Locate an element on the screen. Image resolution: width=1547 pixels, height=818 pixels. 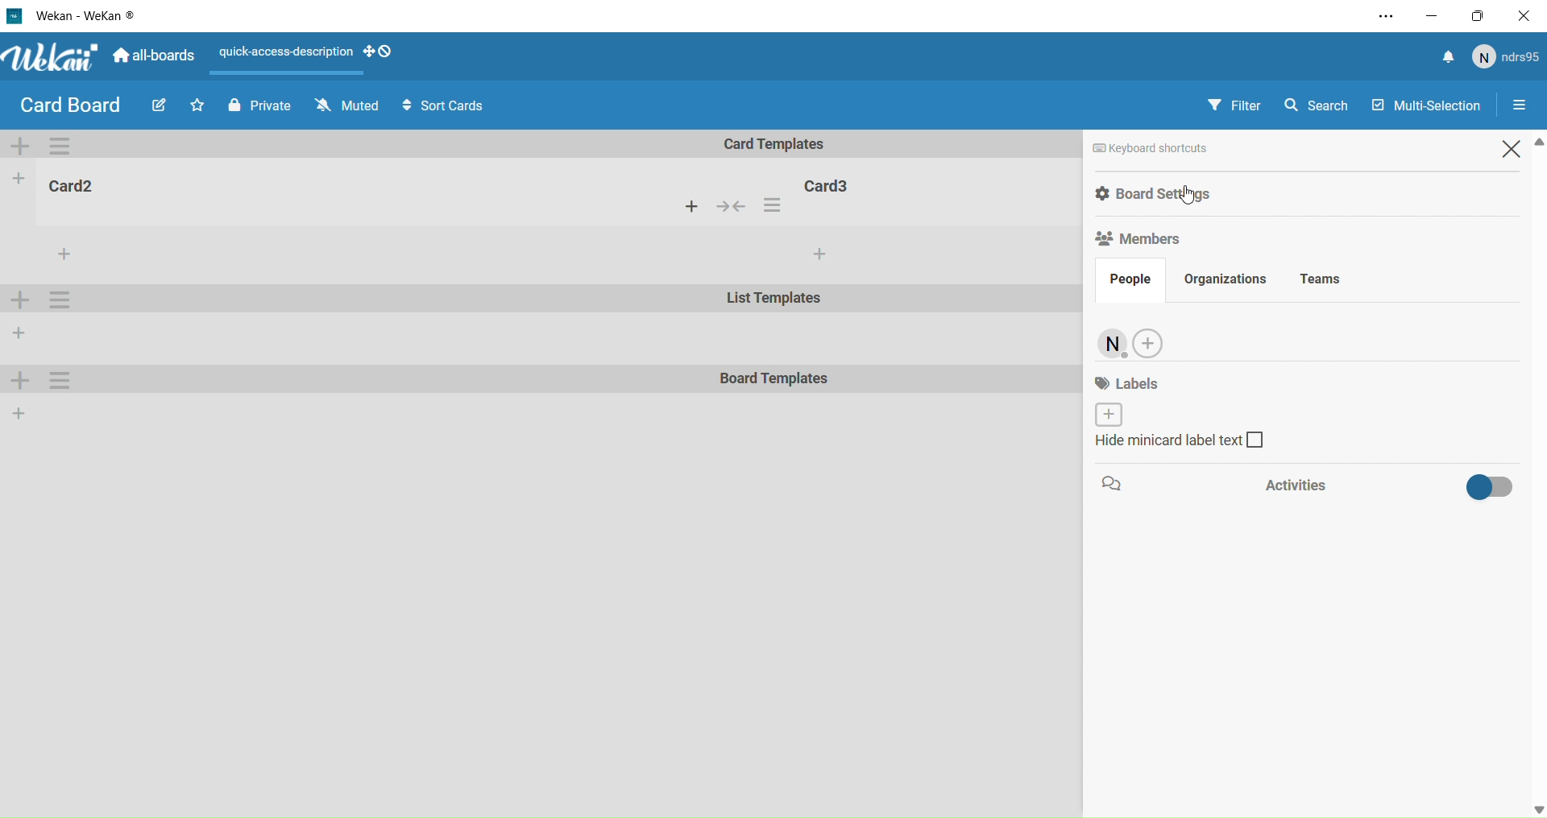
 is located at coordinates (81, 18).